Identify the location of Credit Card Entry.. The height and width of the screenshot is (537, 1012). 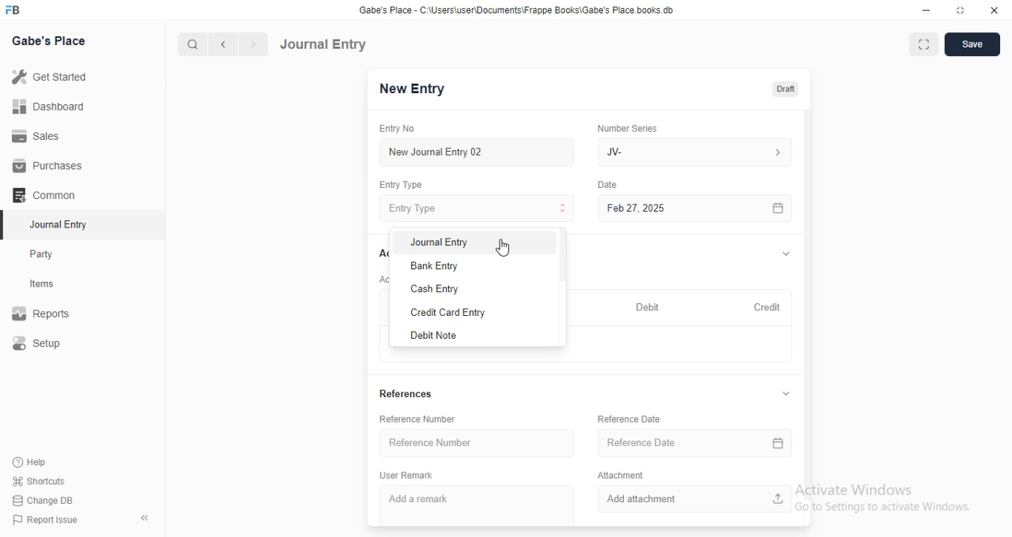
(451, 314).